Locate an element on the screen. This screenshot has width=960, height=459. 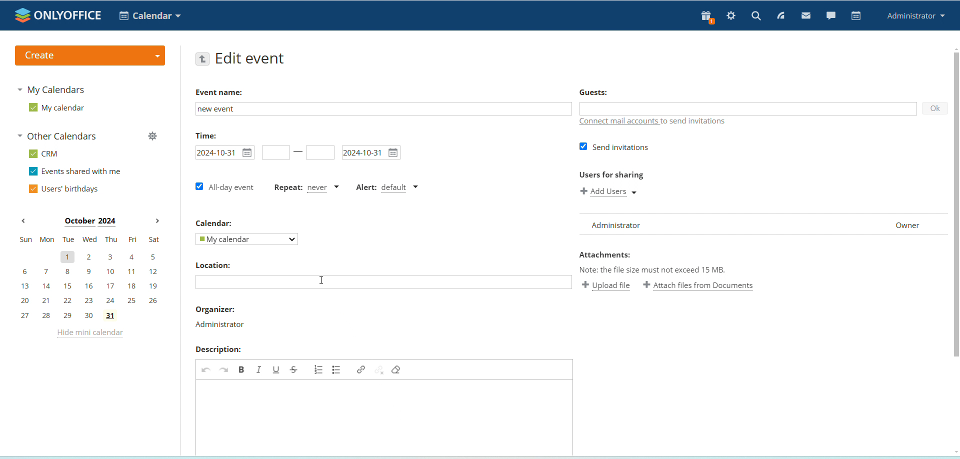
scrollbar is located at coordinates (955, 205).